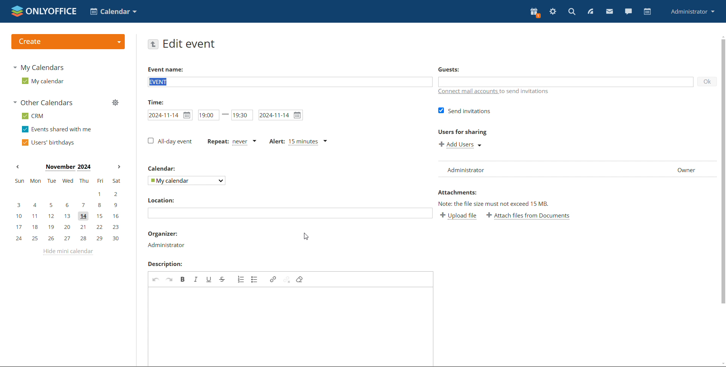 The width and height of the screenshot is (726, 367). I want to click on attach files from documents, so click(529, 216).